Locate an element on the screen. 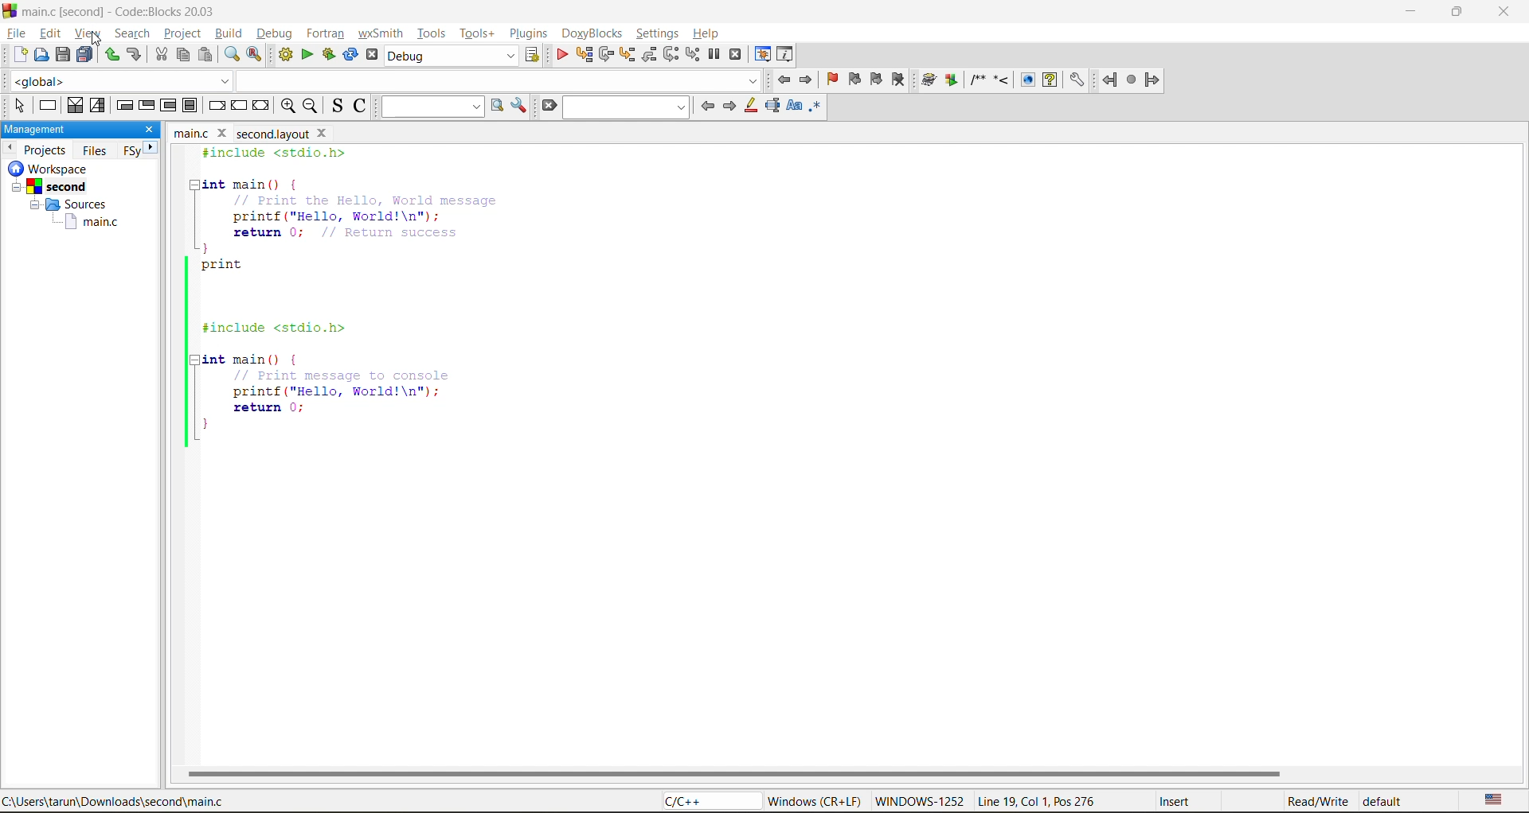 The image size is (1529, 813). clear is located at coordinates (546, 107).